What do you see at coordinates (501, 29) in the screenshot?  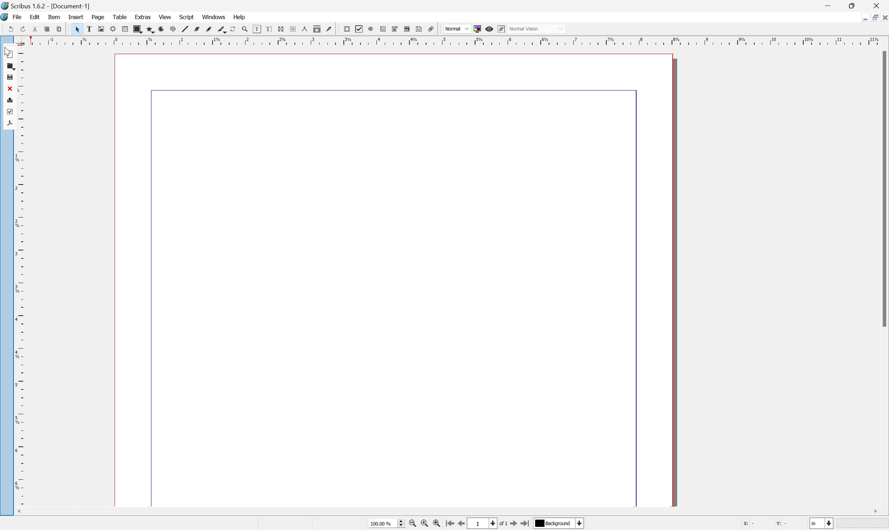 I see `edit in preview mode` at bounding box center [501, 29].